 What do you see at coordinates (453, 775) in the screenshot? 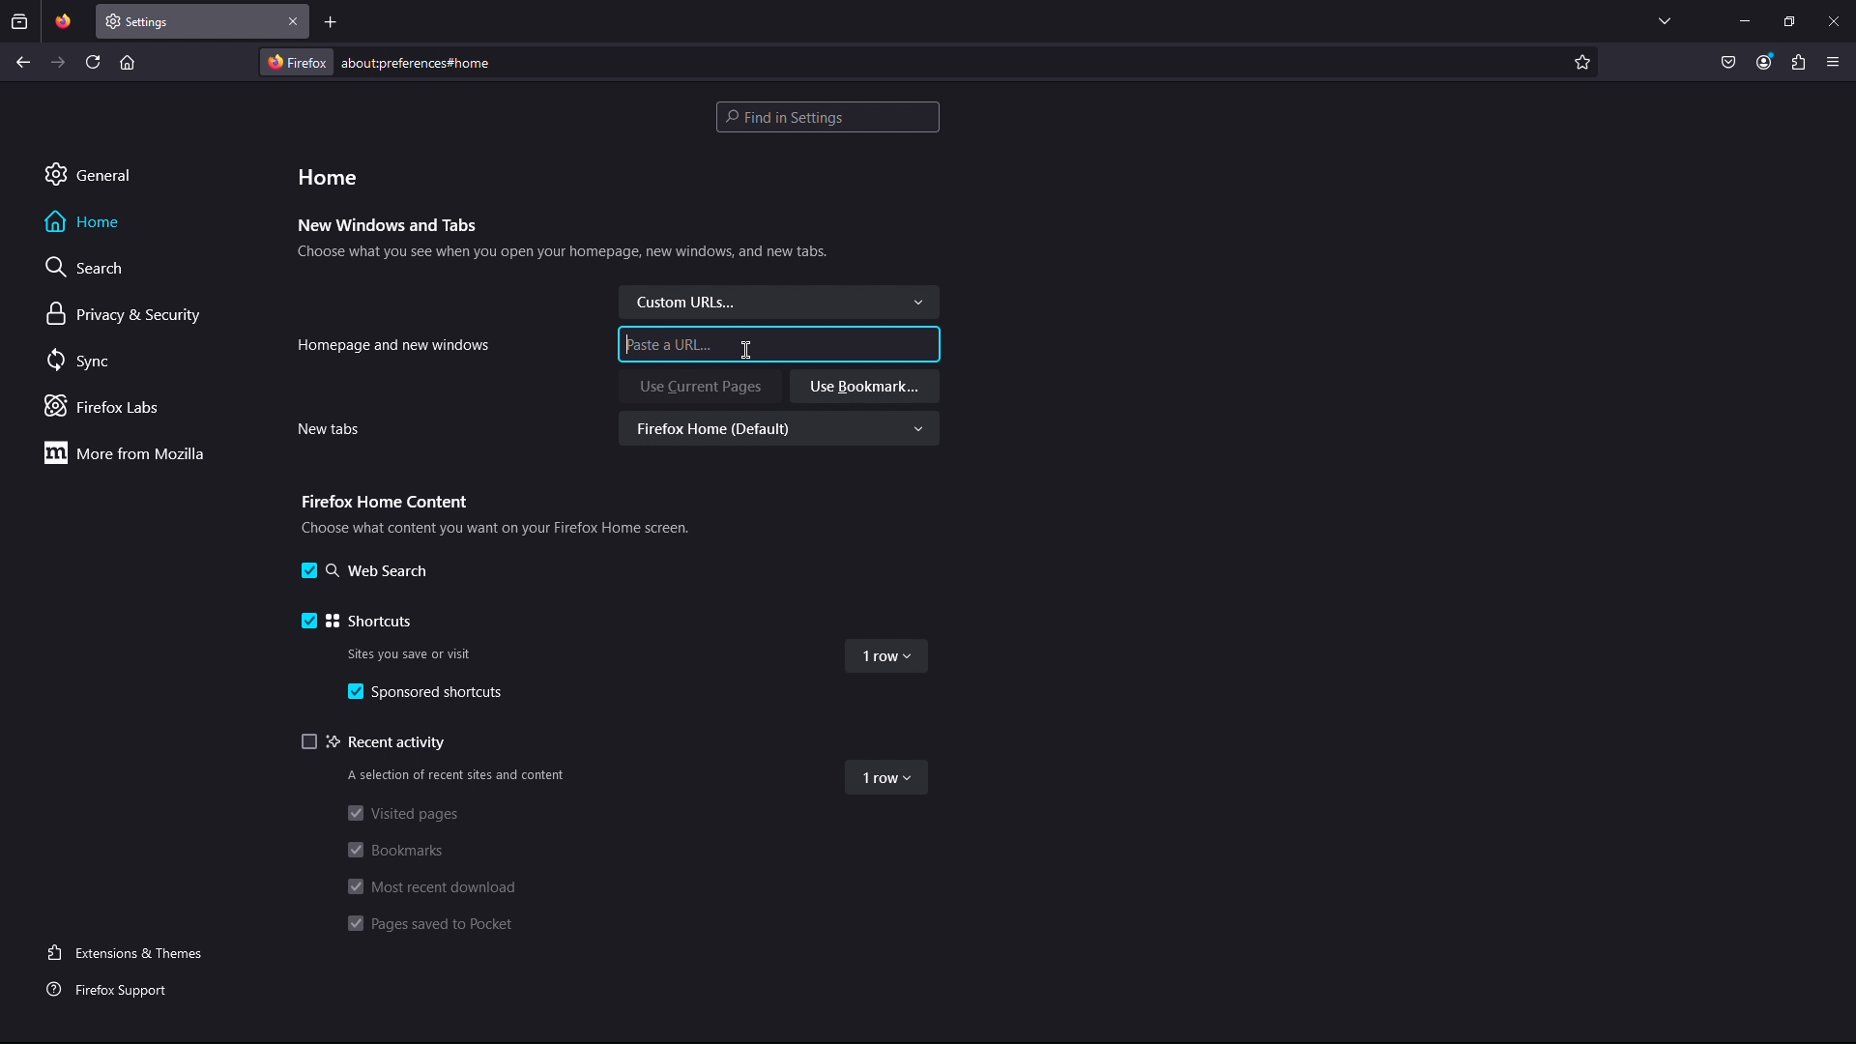
I see `A selection of recent sites and content` at bounding box center [453, 775].